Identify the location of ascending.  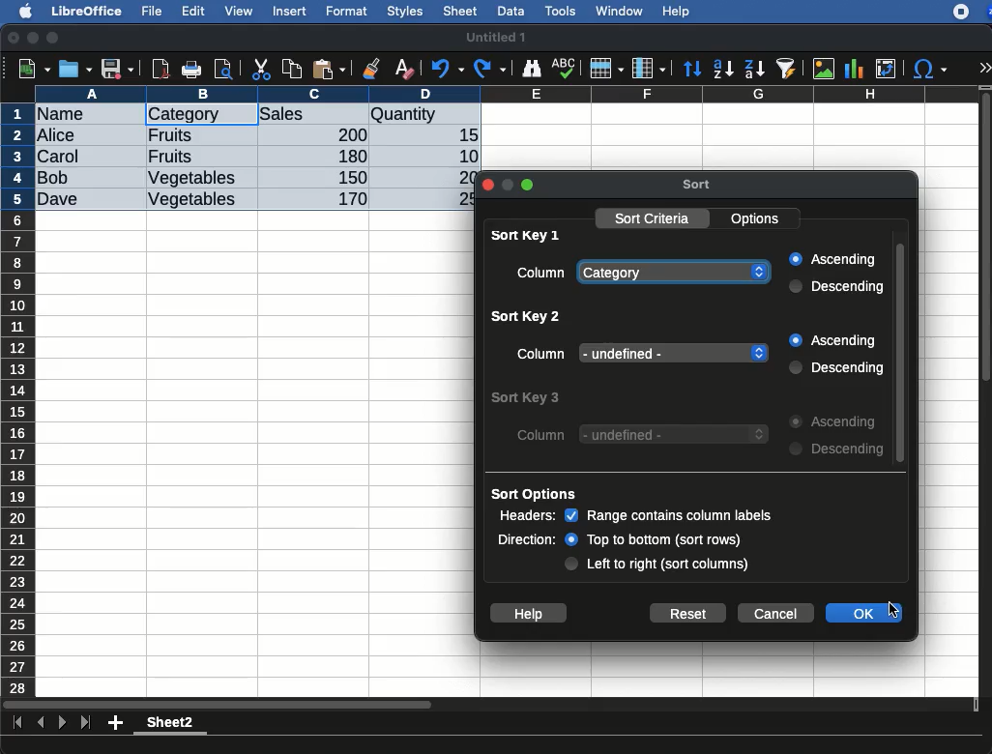
(834, 341).